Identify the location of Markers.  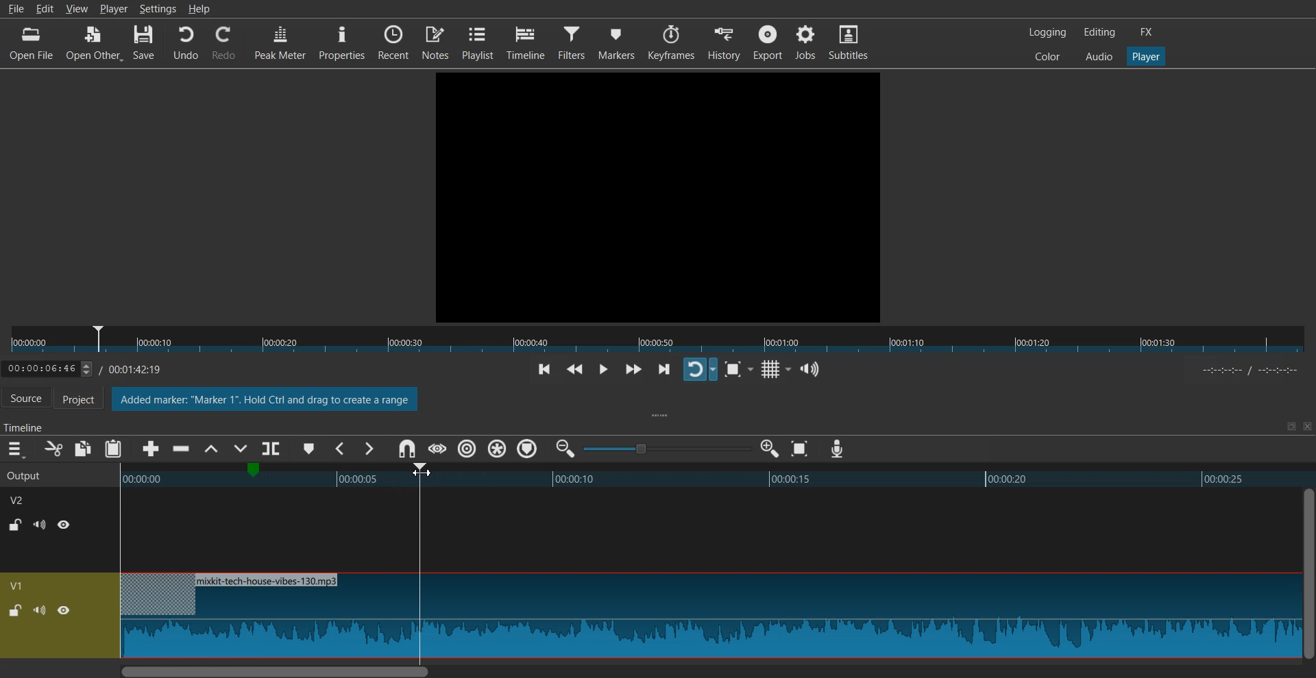
(617, 42).